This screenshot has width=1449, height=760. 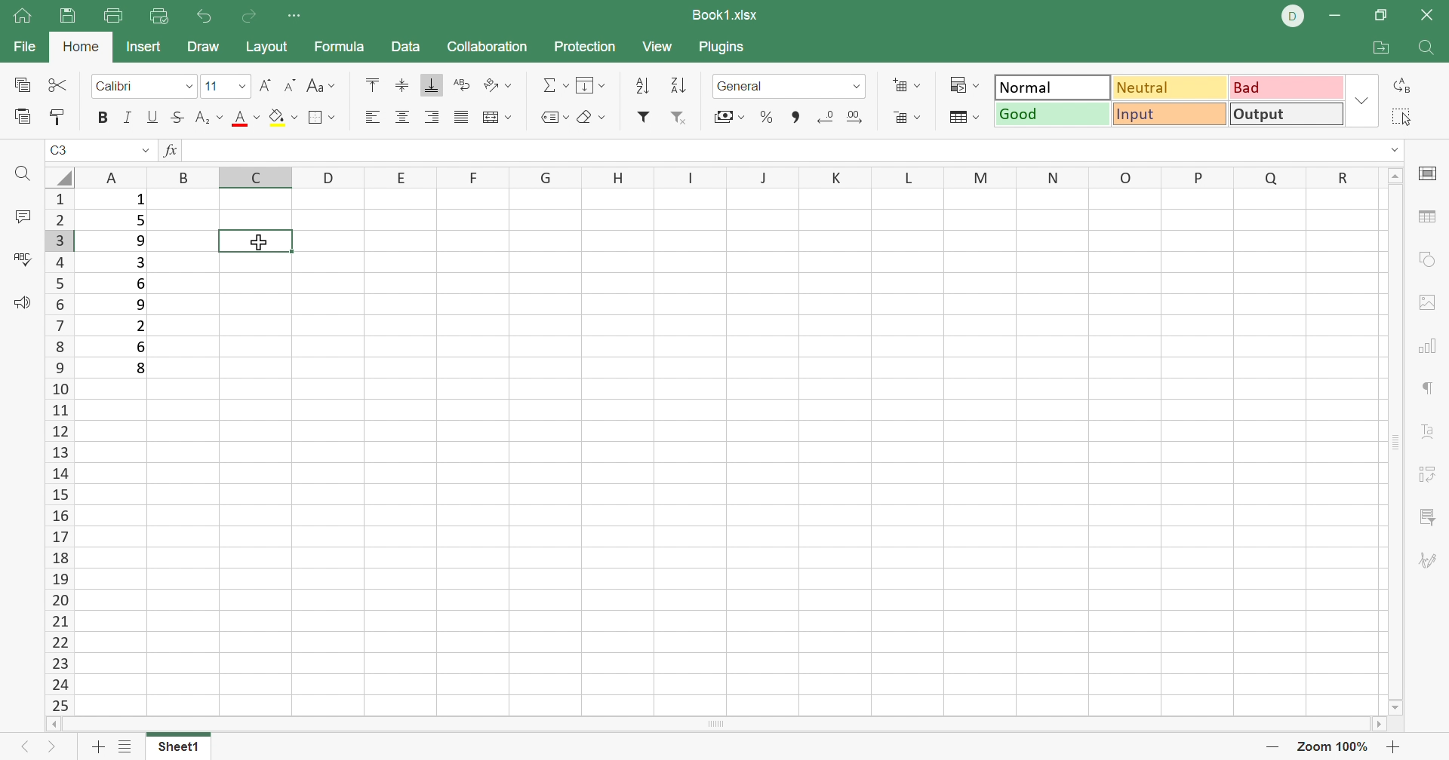 What do you see at coordinates (1332, 748) in the screenshot?
I see `Zoom out 100%` at bounding box center [1332, 748].